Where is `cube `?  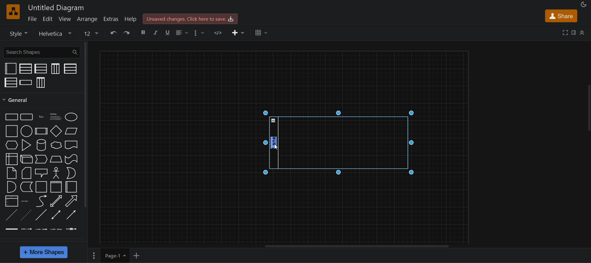
cube  is located at coordinates (26, 159).